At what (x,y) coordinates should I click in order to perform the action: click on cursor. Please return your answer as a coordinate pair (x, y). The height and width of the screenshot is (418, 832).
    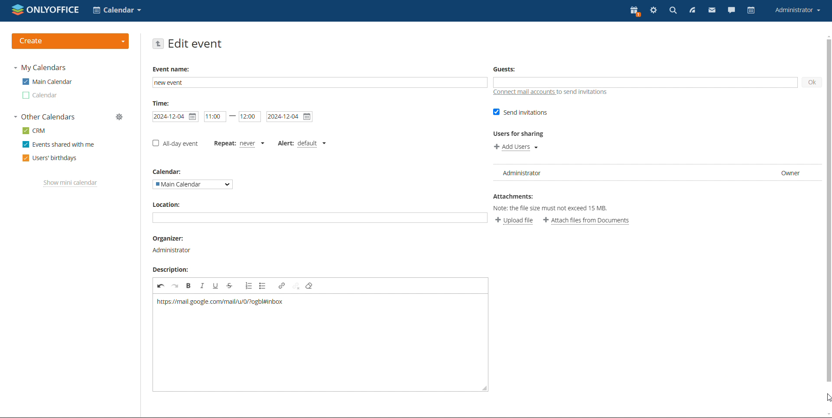
    Looking at the image, I should click on (825, 397).